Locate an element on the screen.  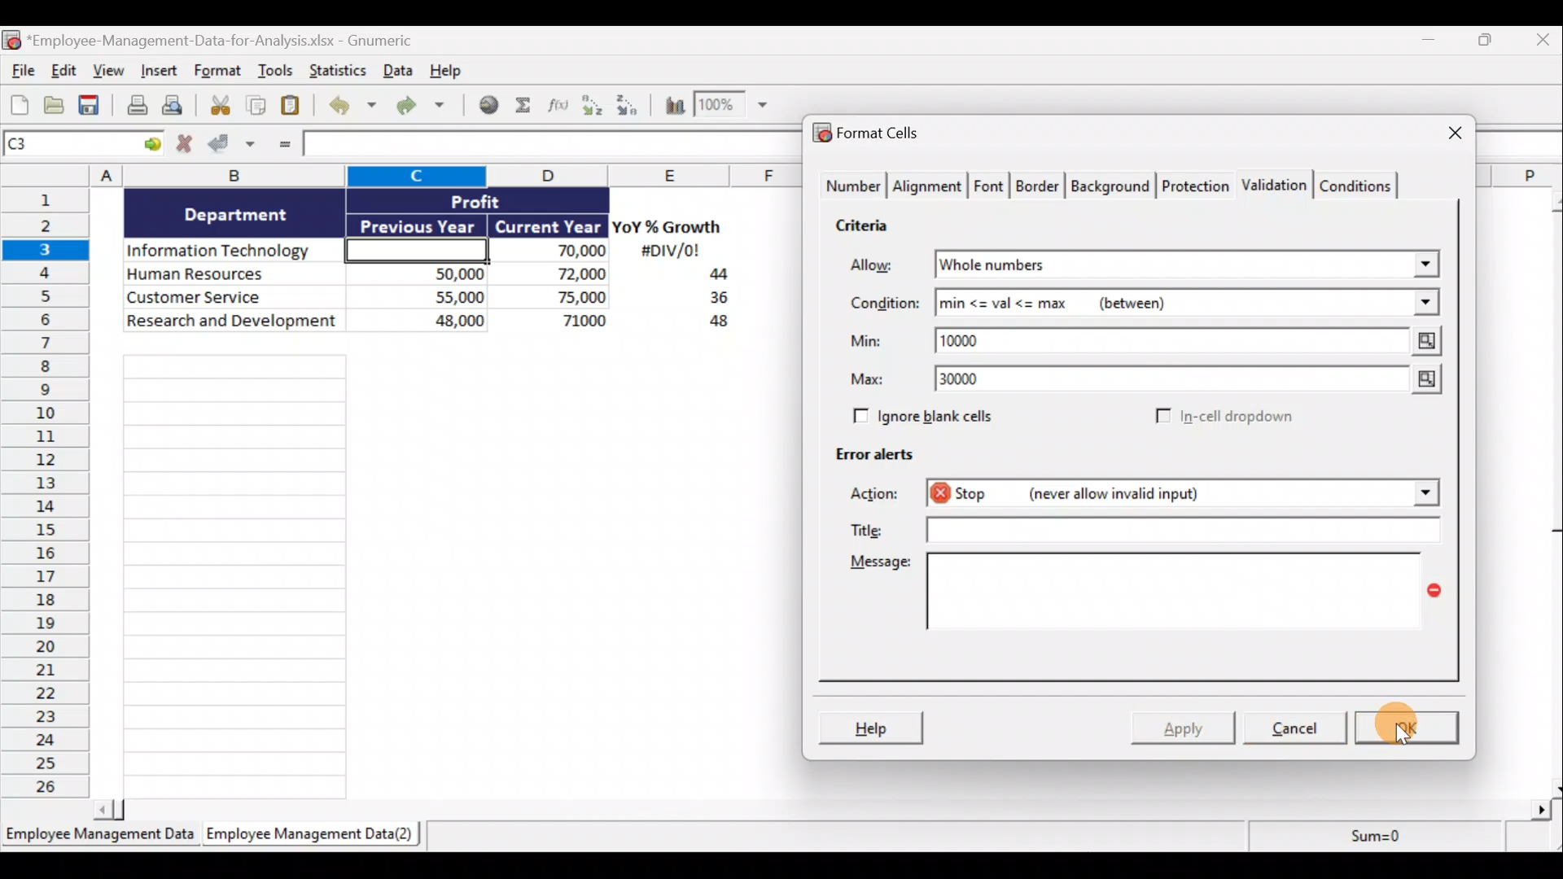
Sum=0 is located at coordinates (1368, 841).